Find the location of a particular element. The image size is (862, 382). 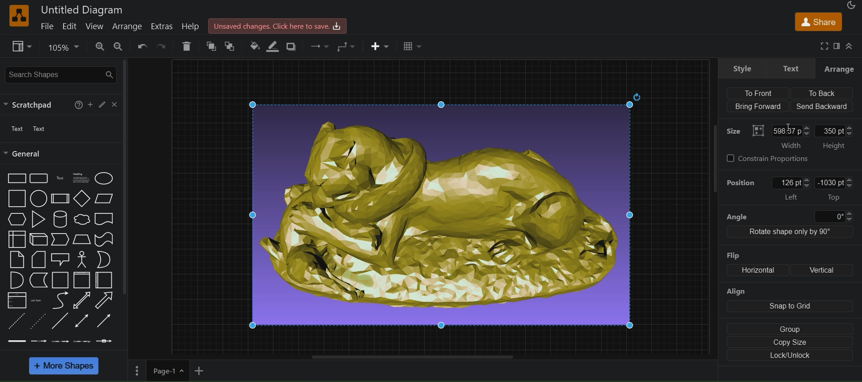

undo is located at coordinates (141, 47).